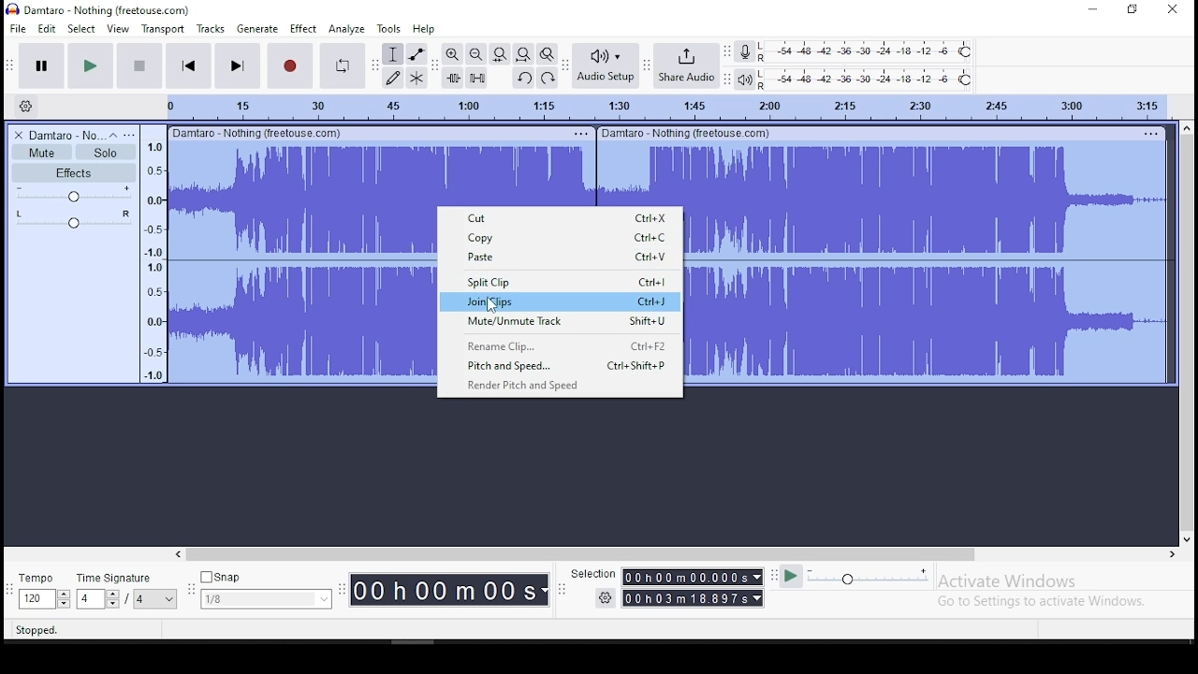 This screenshot has height=674, width=1198. I want to click on mute/unmute track shift+u, so click(559, 322).